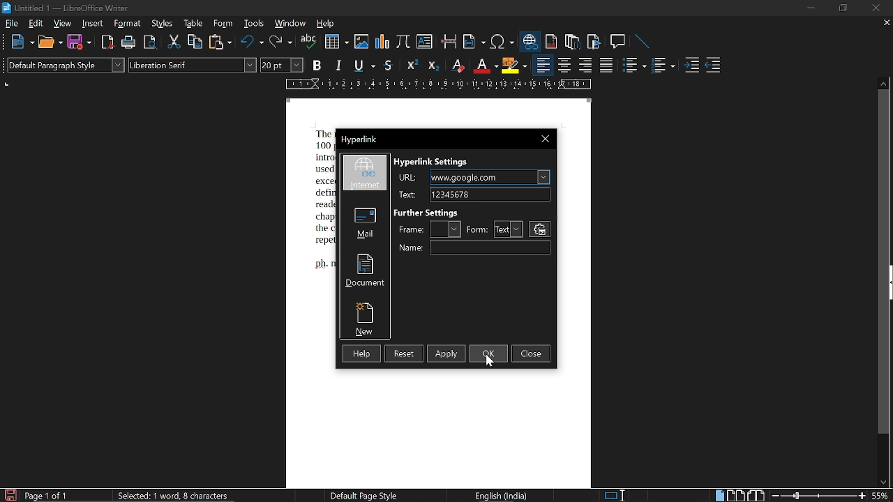  Describe the element at coordinates (339, 66) in the screenshot. I see `italic` at that location.